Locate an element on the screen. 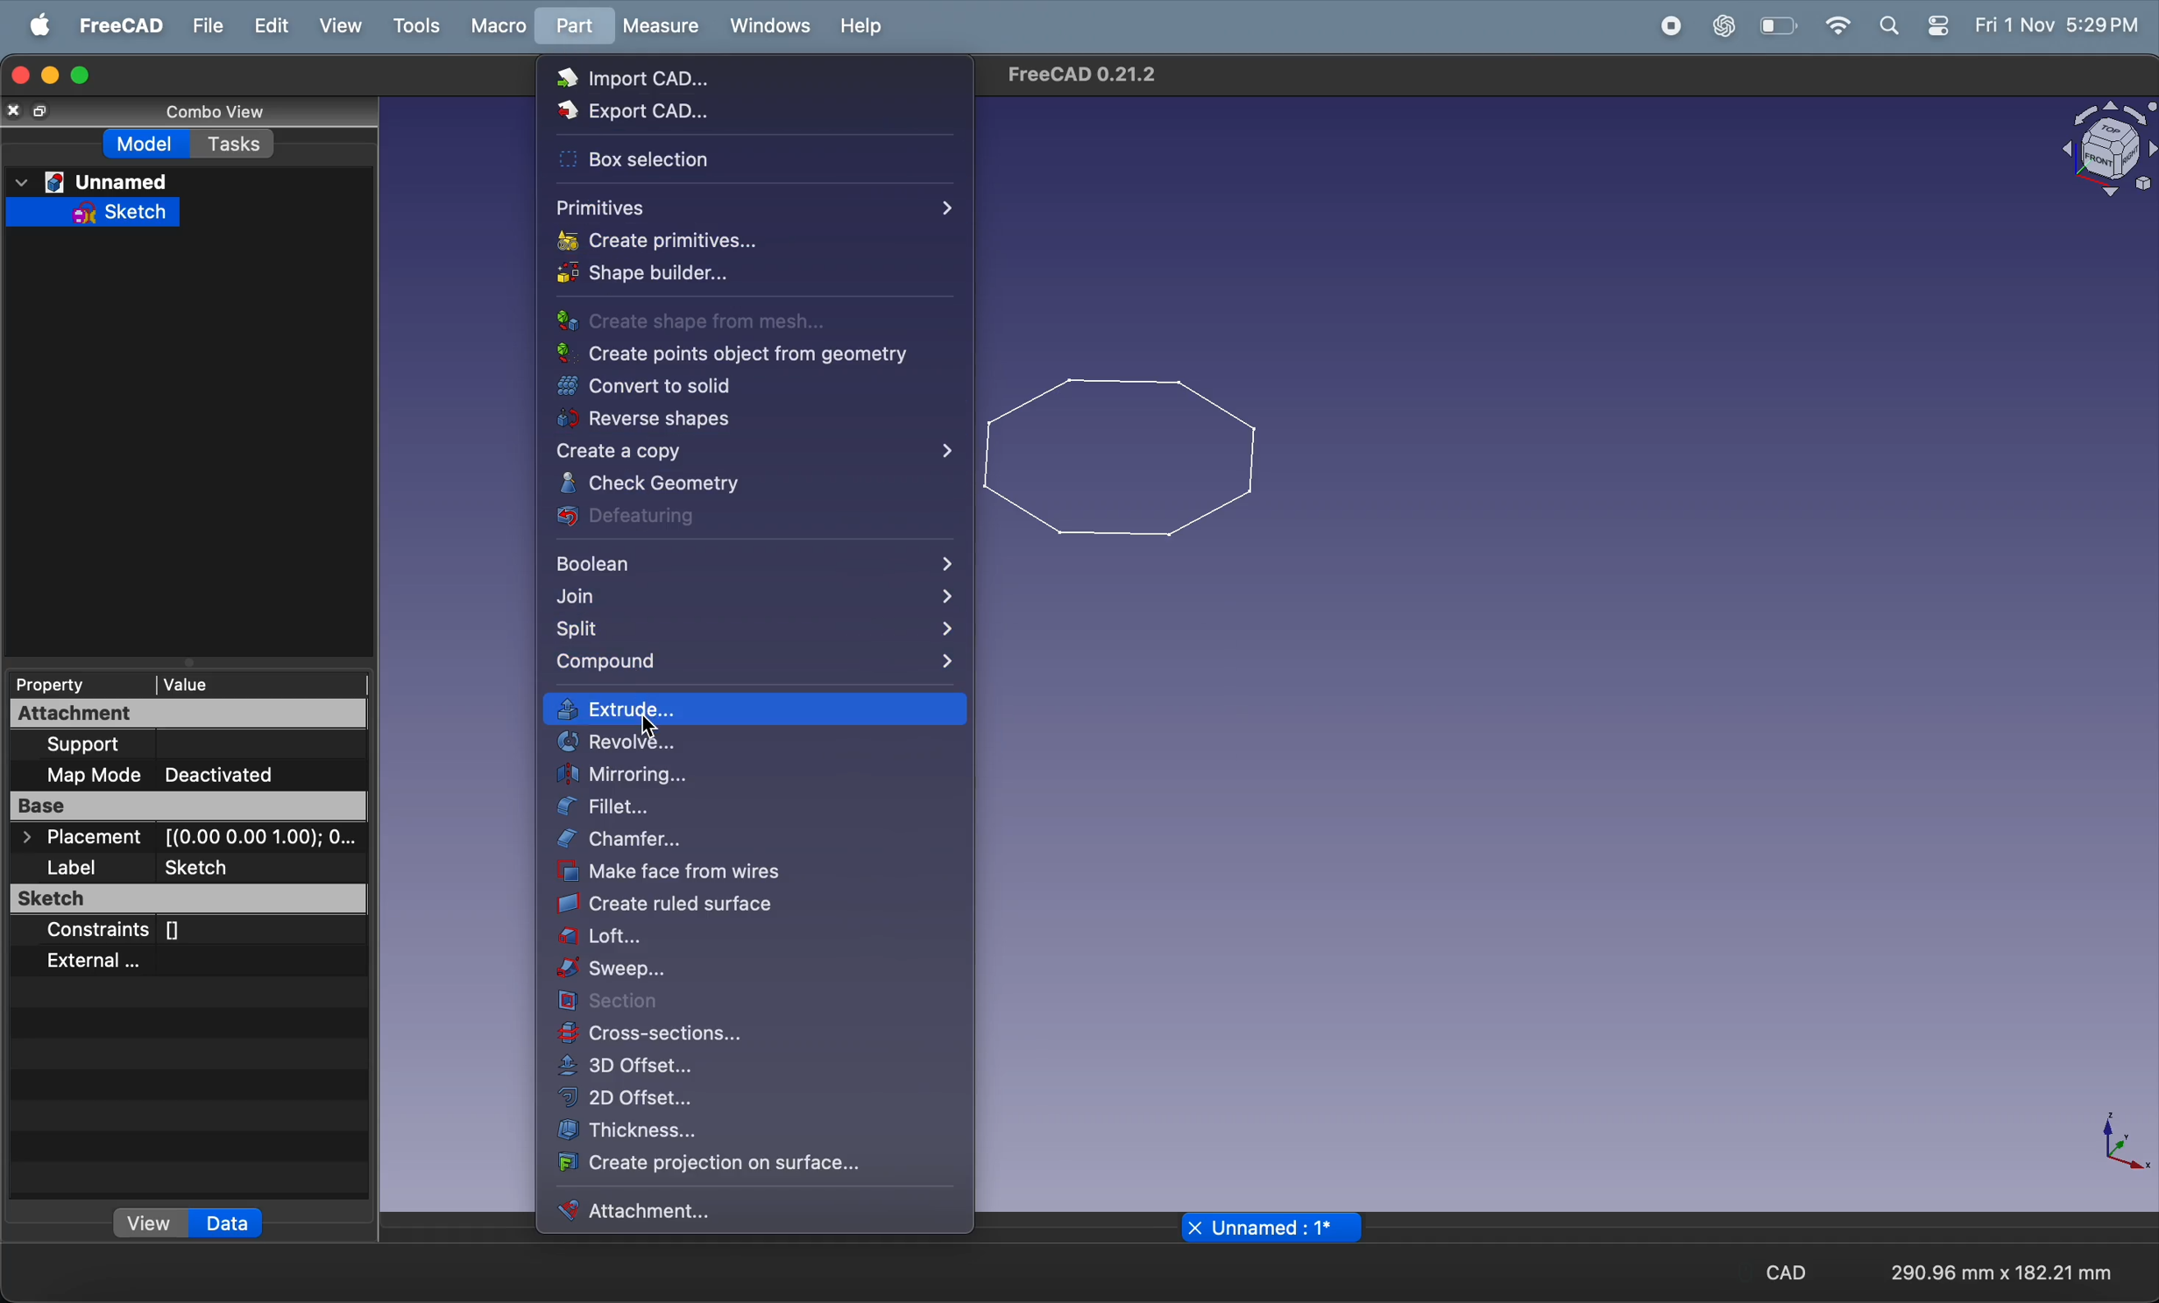  create projection on surface is located at coordinates (746, 1167).